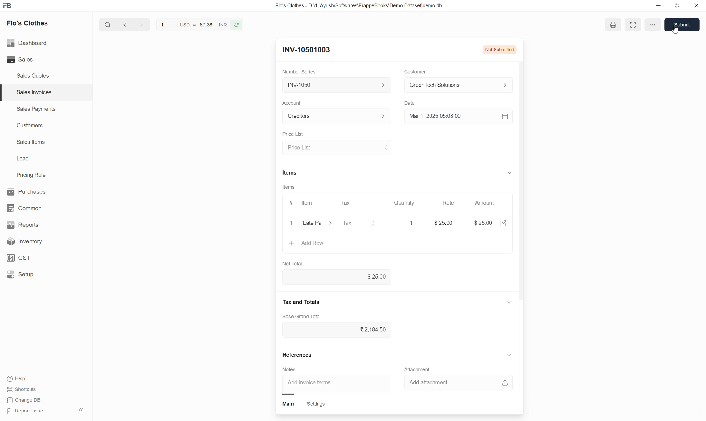  I want to click on minimize , so click(661, 6).